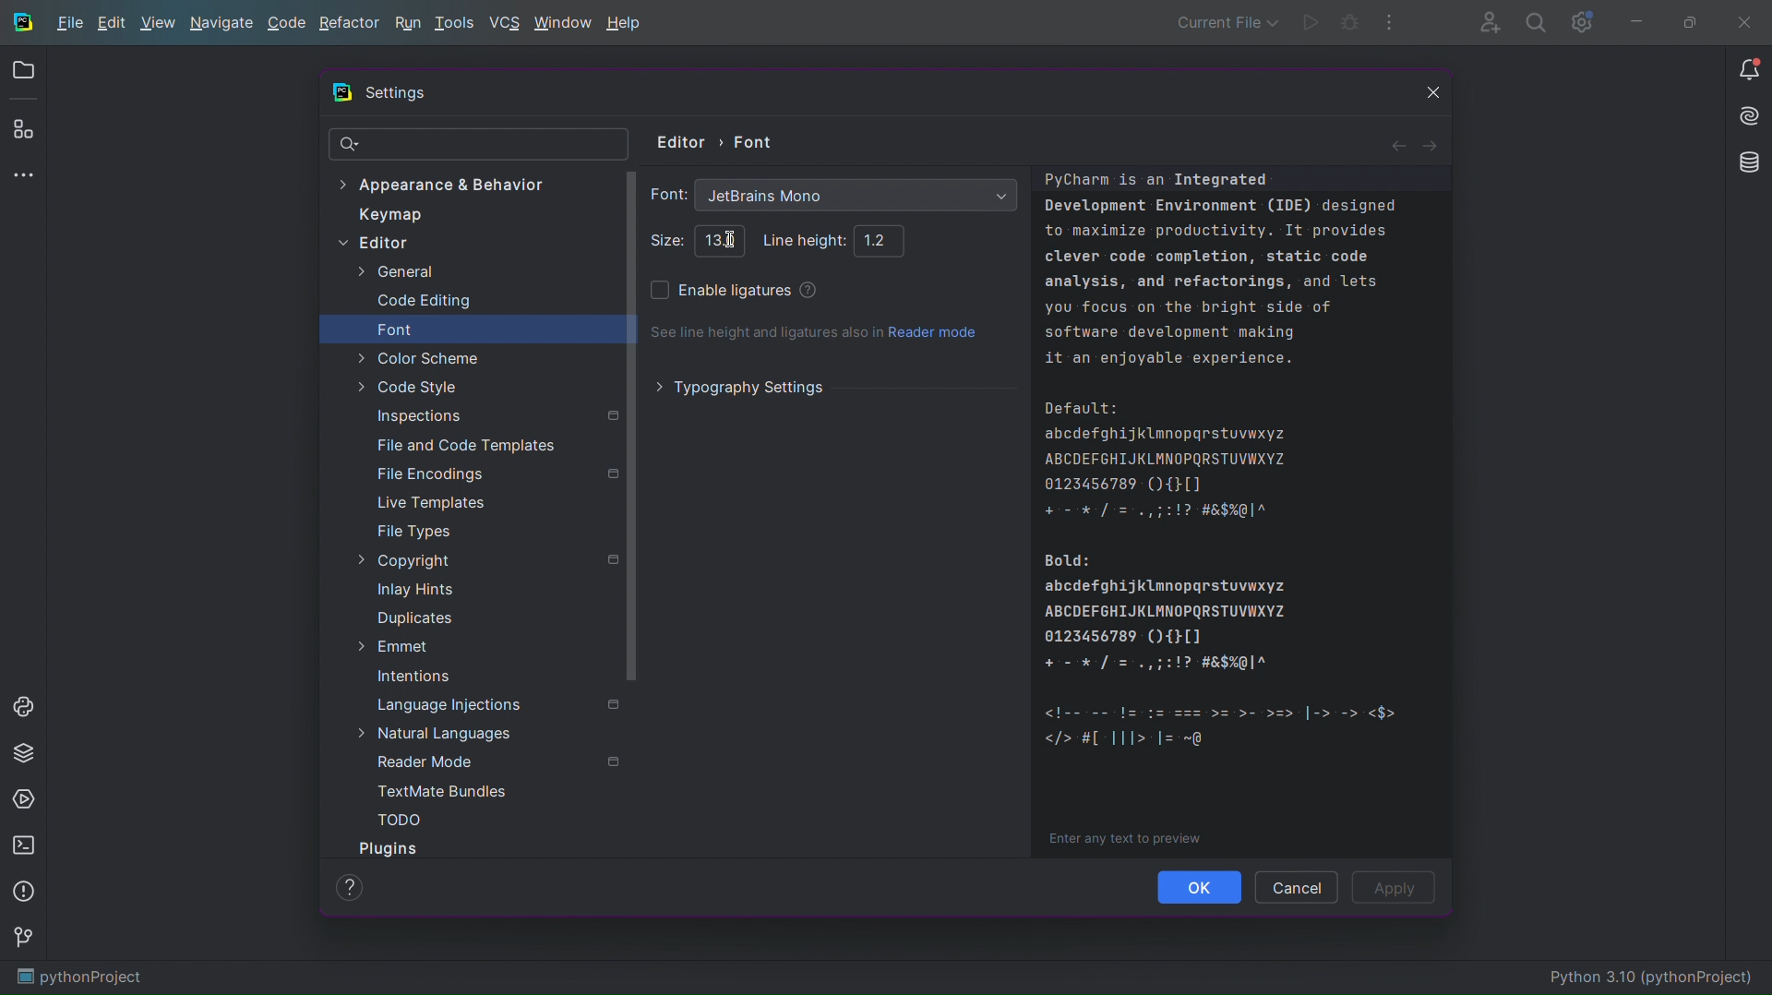 The image size is (1772, 995). What do you see at coordinates (68, 25) in the screenshot?
I see `File` at bounding box center [68, 25].